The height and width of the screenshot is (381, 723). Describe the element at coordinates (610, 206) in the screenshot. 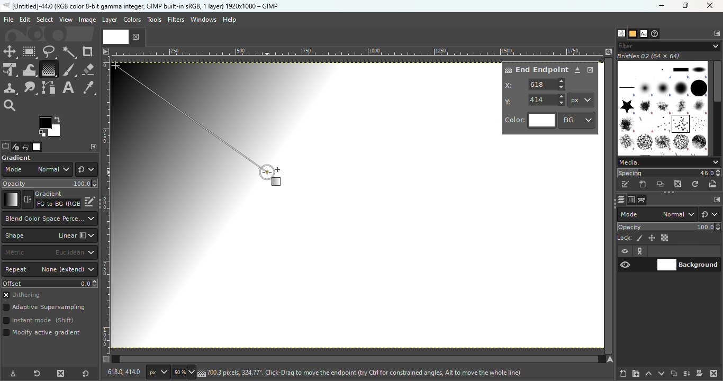

I see `Horizontal scroll bar` at that location.